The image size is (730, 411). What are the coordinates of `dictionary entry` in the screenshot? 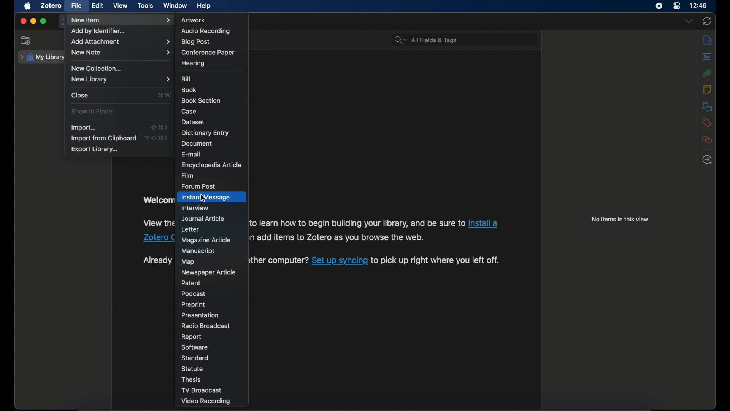 It's located at (205, 133).